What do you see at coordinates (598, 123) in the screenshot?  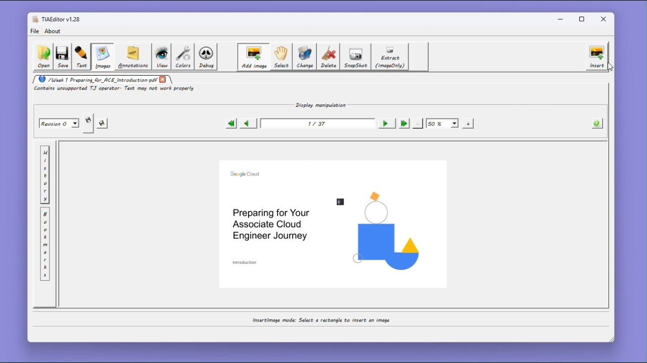 I see `The information About the PDF opened` at bounding box center [598, 123].